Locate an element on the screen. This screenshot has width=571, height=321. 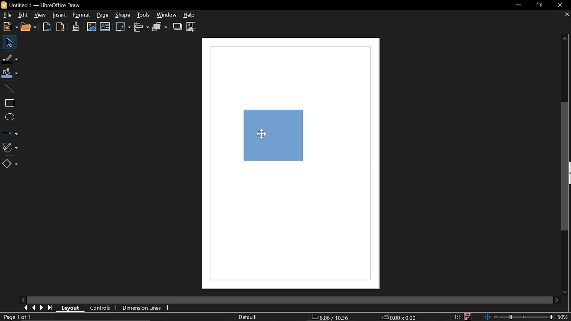
Scaling factor is located at coordinates (458, 317).